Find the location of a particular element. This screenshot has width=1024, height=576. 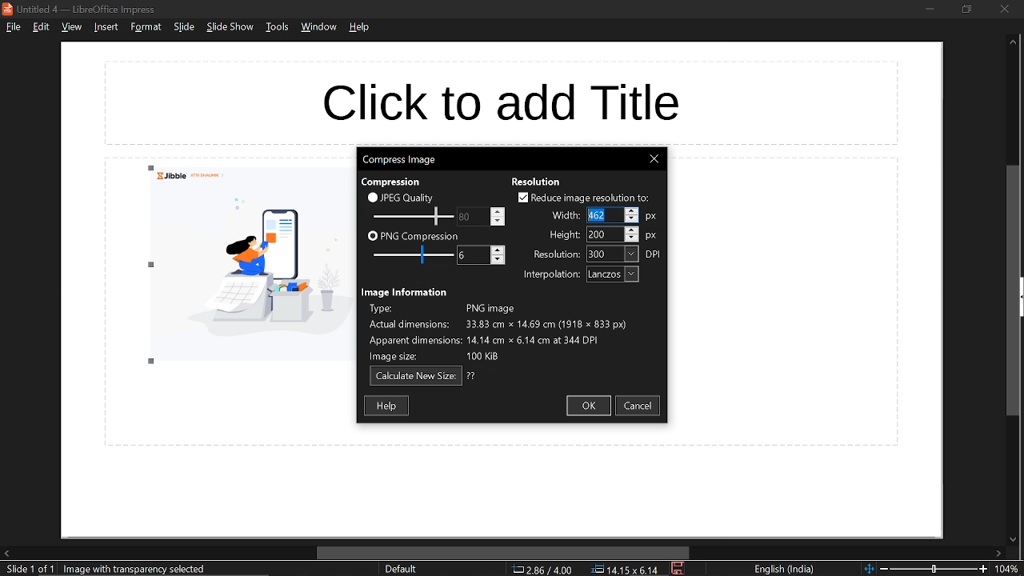

view is located at coordinates (71, 28).